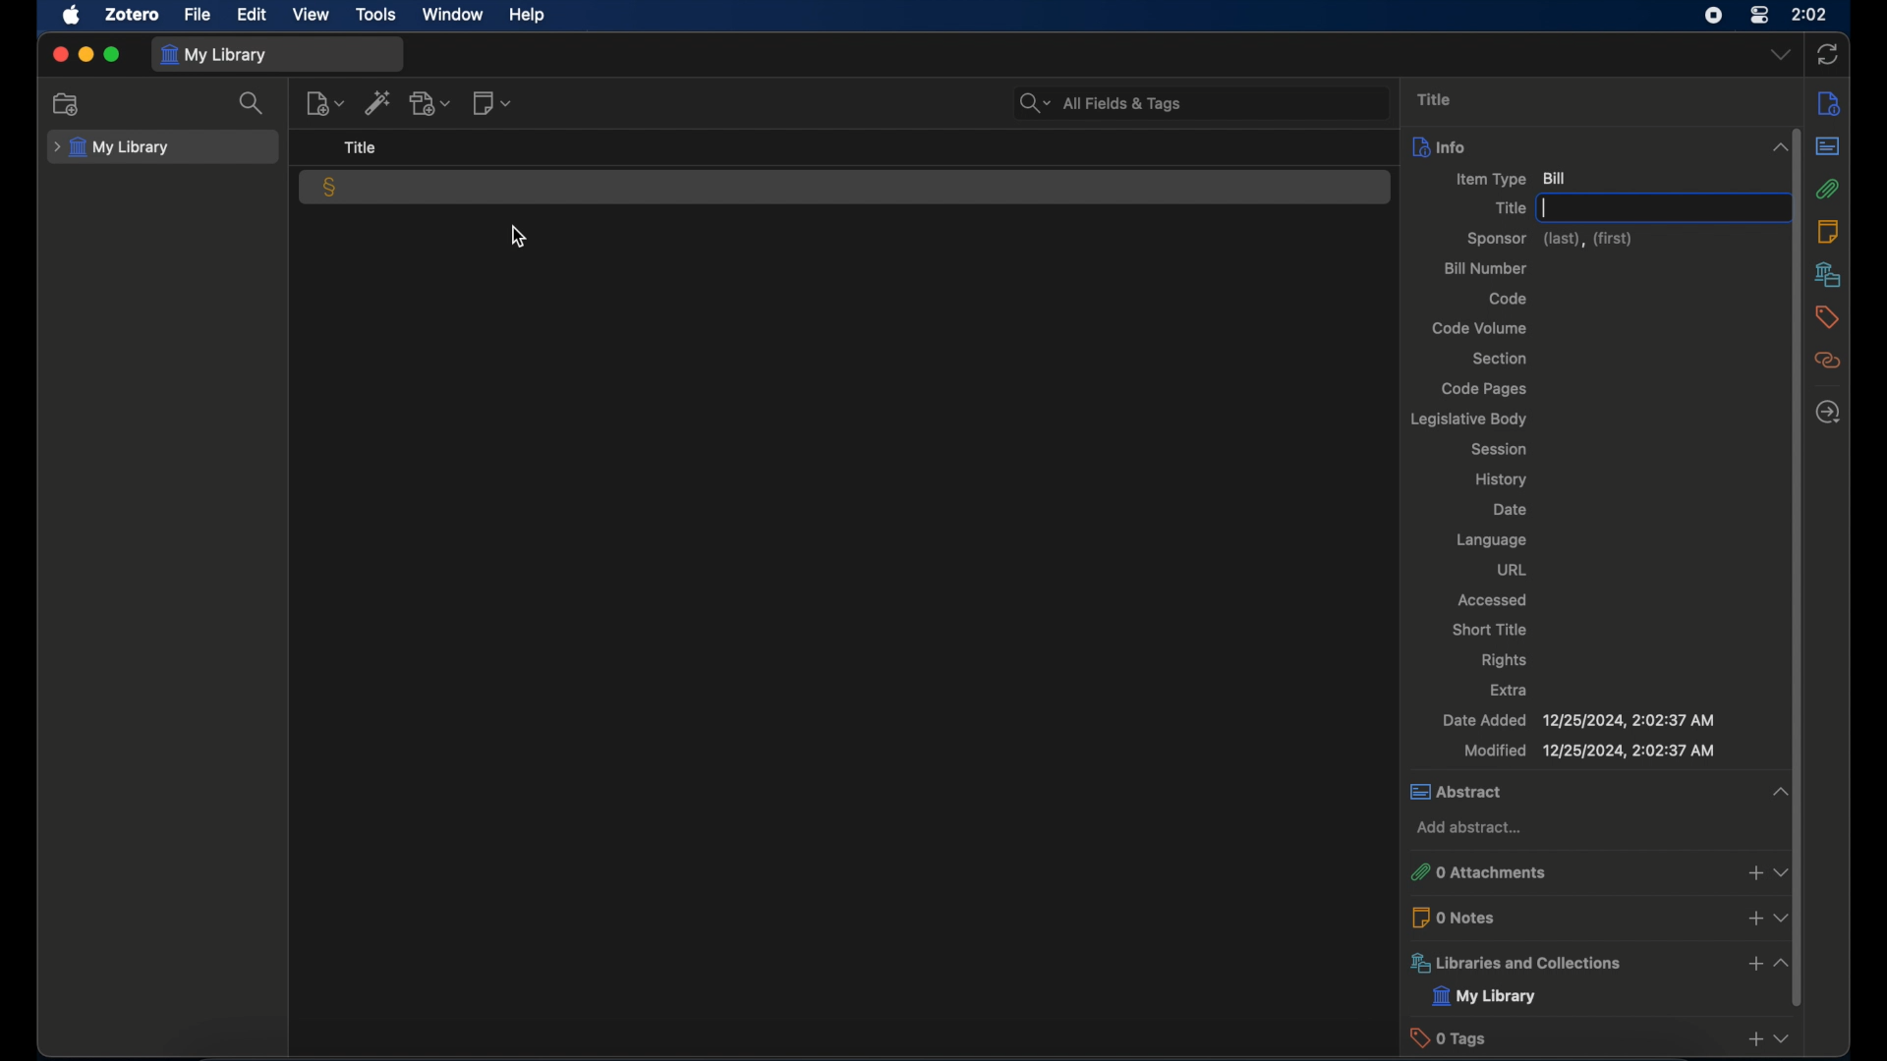 Image resolution: width=1887 pixels, height=1061 pixels. Describe the element at coordinates (1468, 828) in the screenshot. I see `add abstract` at that location.